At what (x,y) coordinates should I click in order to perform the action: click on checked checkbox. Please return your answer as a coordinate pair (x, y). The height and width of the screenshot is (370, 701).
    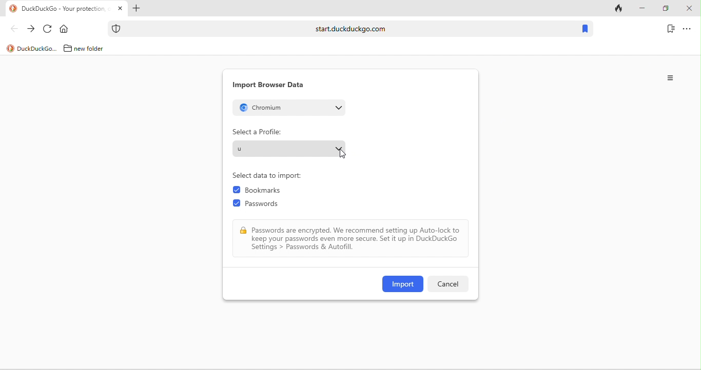
    Looking at the image, I should click on (237, 203).